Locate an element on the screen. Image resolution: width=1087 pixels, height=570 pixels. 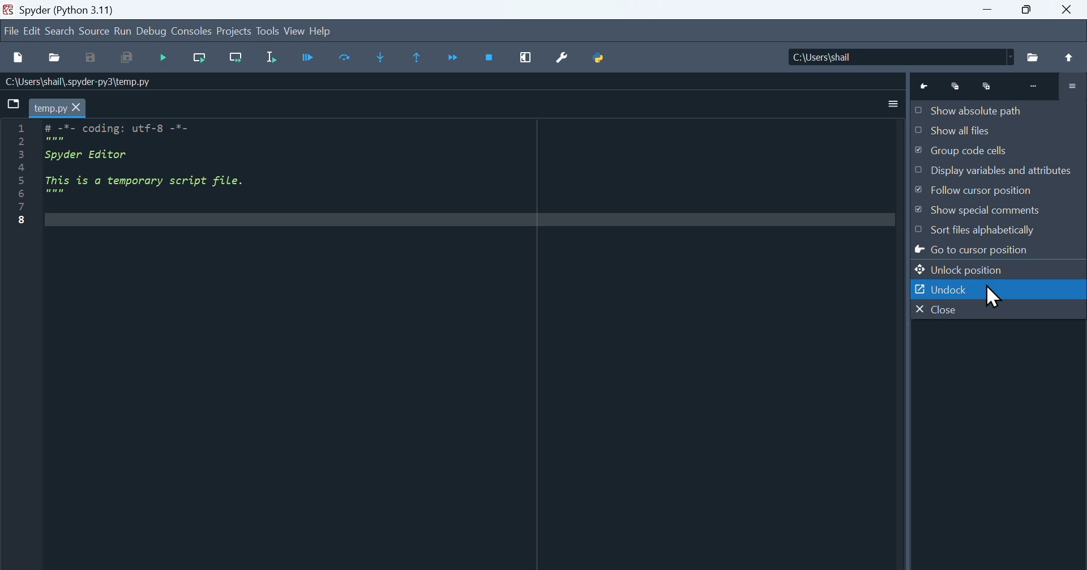
Projects is located at coordinates (234, 29).